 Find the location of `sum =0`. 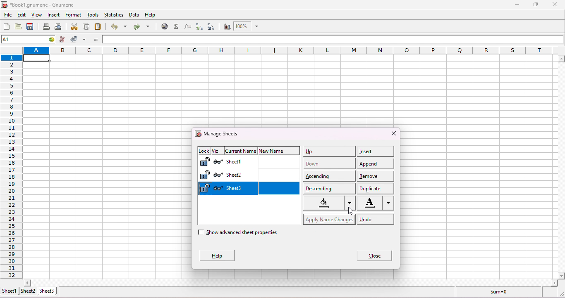

sum =0 is located at coordinates (505, 293).